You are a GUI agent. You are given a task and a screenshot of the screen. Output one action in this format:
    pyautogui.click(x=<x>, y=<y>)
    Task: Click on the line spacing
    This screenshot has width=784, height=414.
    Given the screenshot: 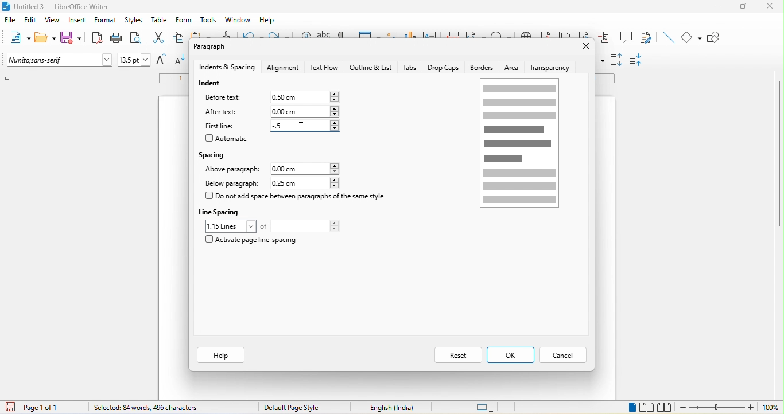 What is the action you would take?
    pyautogui.click(x=219, y=212)
    